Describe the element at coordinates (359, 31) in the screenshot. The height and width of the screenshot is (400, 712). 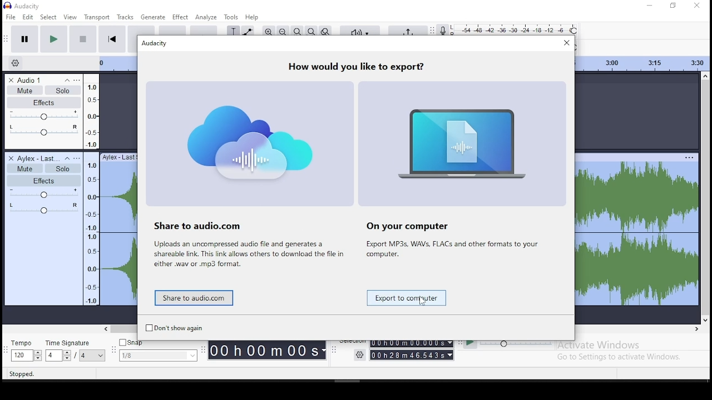
I see `audio setup` at that location.